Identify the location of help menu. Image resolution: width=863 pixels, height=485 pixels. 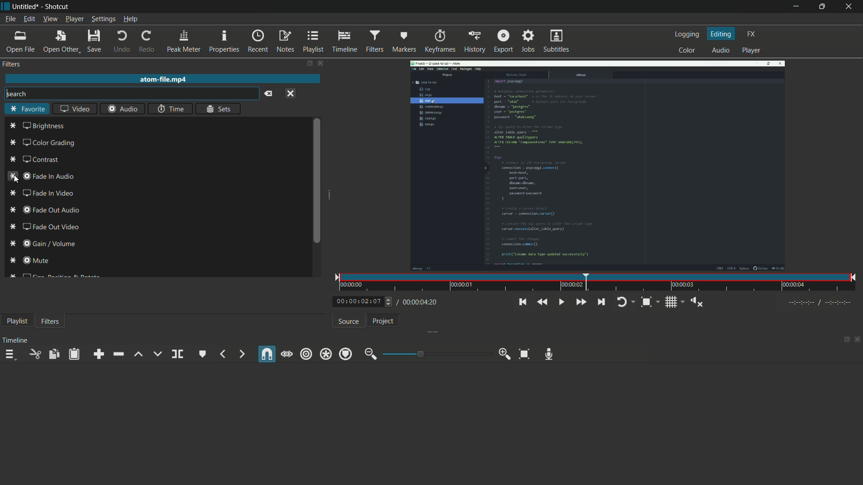
(130, 19).